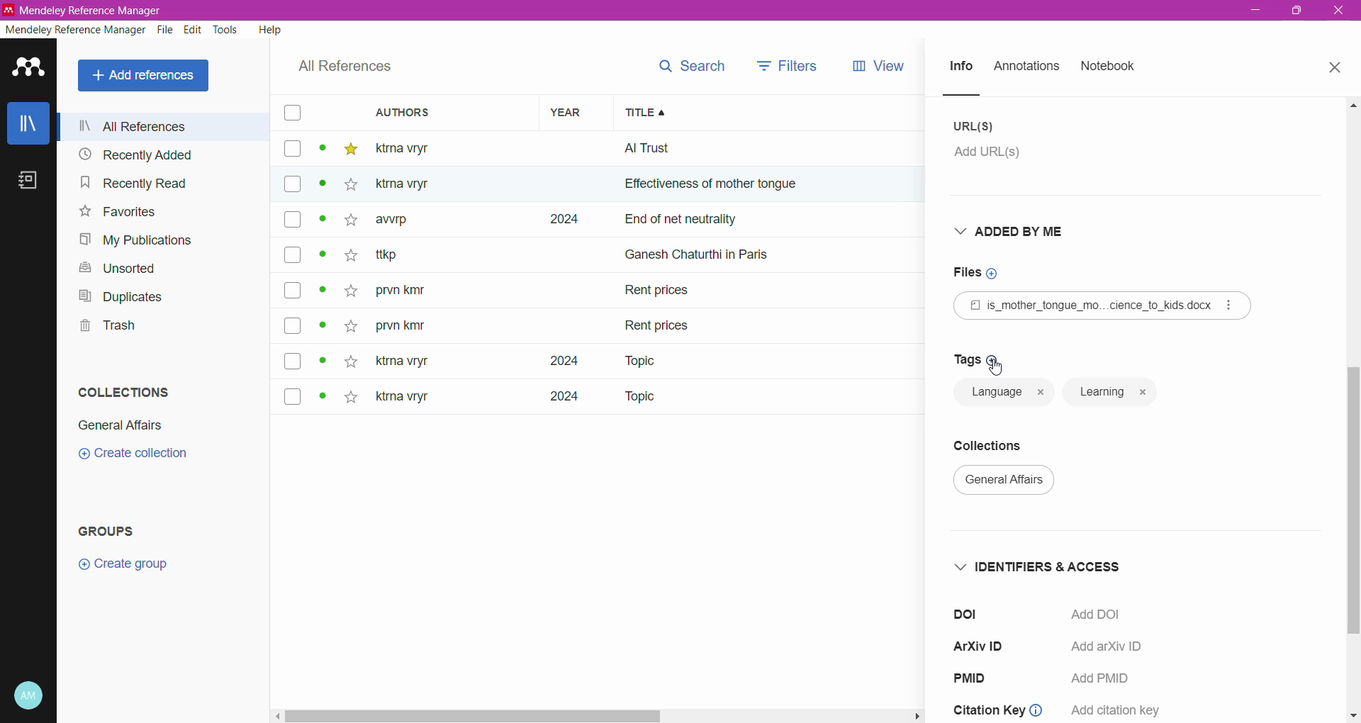 The width and height of the screenshot is (1361, 723). I want to click on exit, so click(1341, 14).